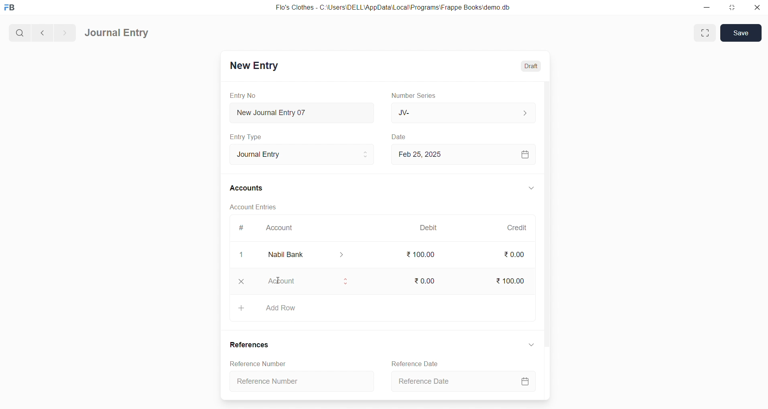 The height and width of the screenshot is (409, 768). What do you see at coordinates (547, 239) in the screenshot?
I see `vertical scroll bar` at bounding box center [547, 239].